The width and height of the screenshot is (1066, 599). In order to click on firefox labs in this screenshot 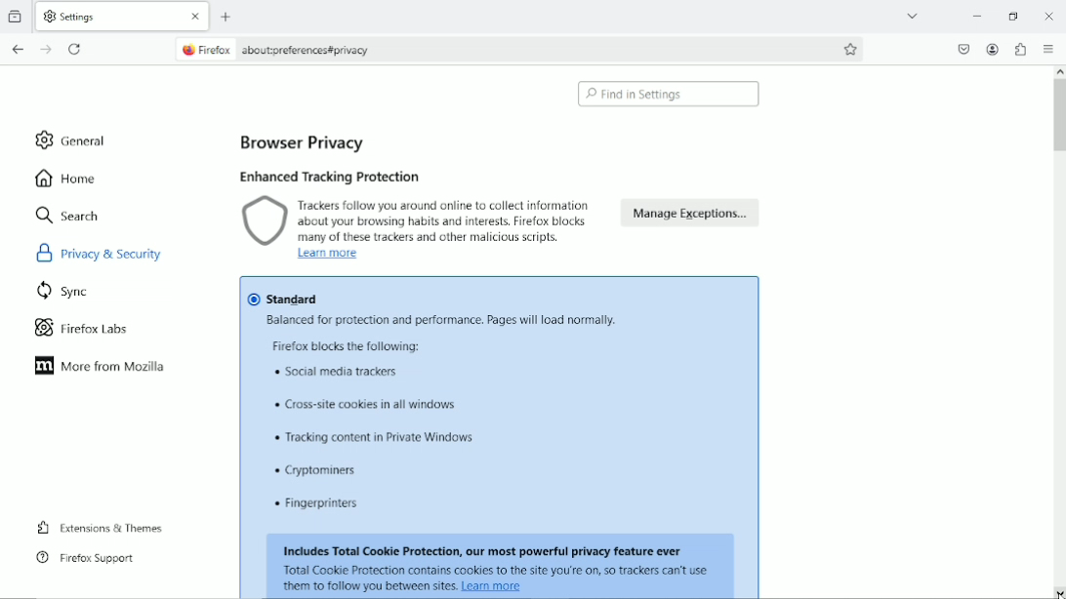, I will do `click(79, 329)`.